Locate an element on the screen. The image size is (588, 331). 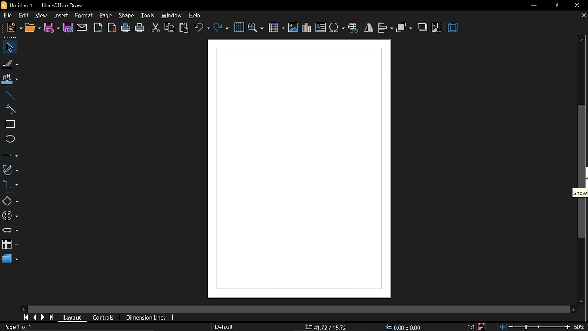
3d shapes is located at coordinates (10, 260).